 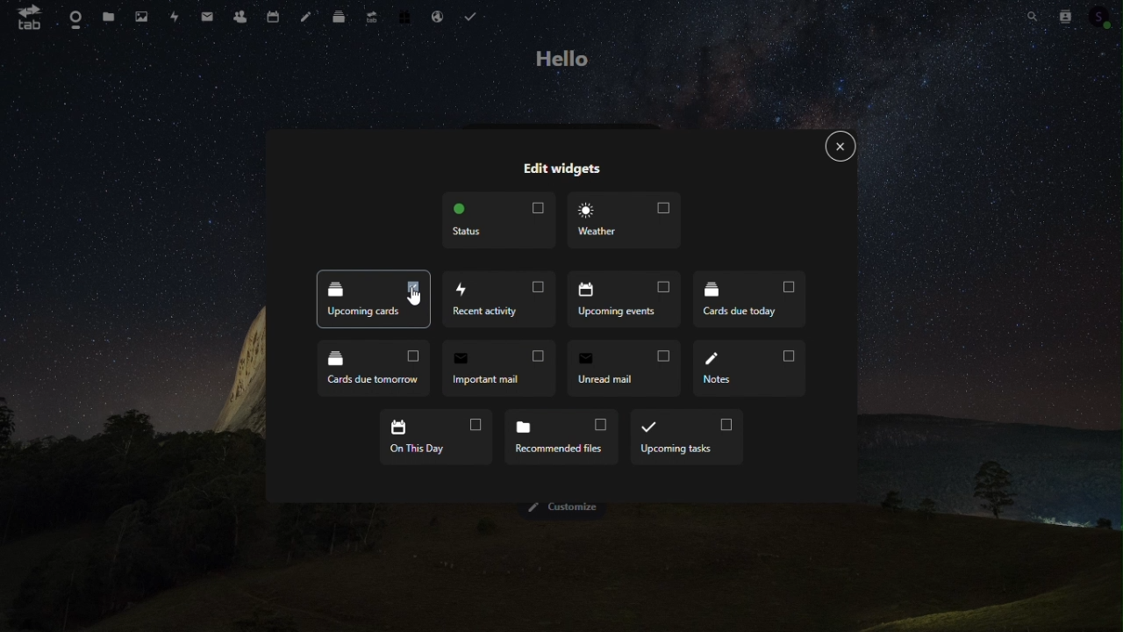 I want to click on Dashboard, so click(x=69, y=17).